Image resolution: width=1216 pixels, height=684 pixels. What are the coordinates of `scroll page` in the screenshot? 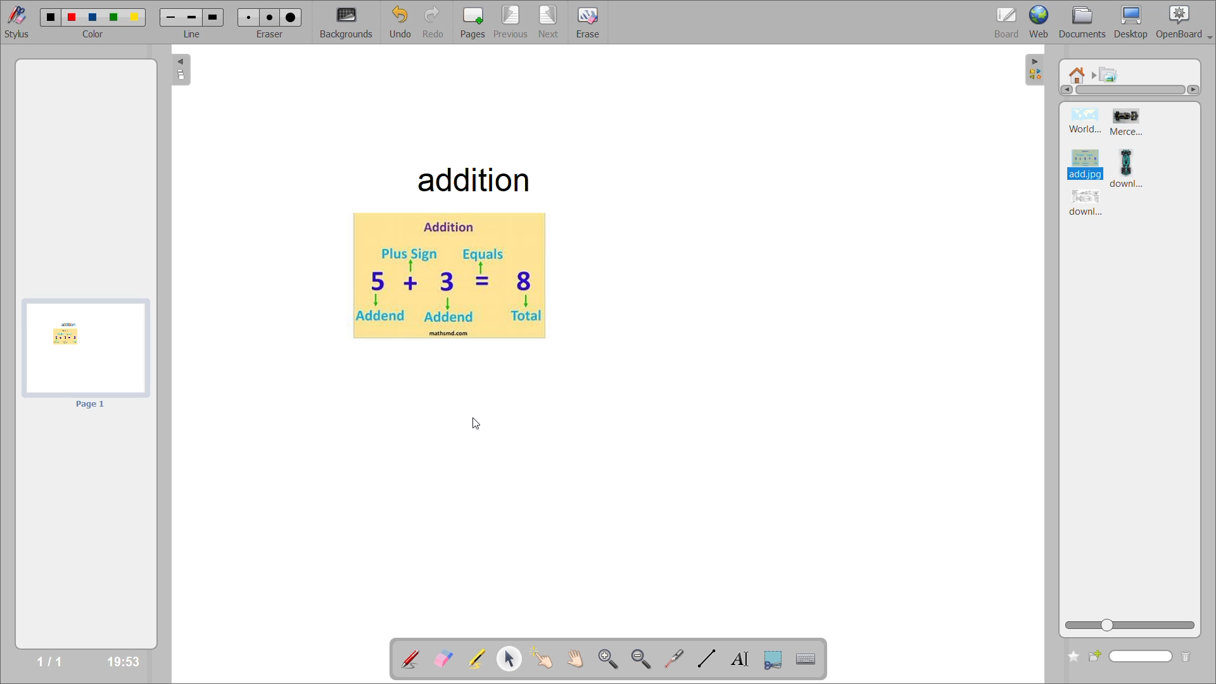 It's located at (579, 657).